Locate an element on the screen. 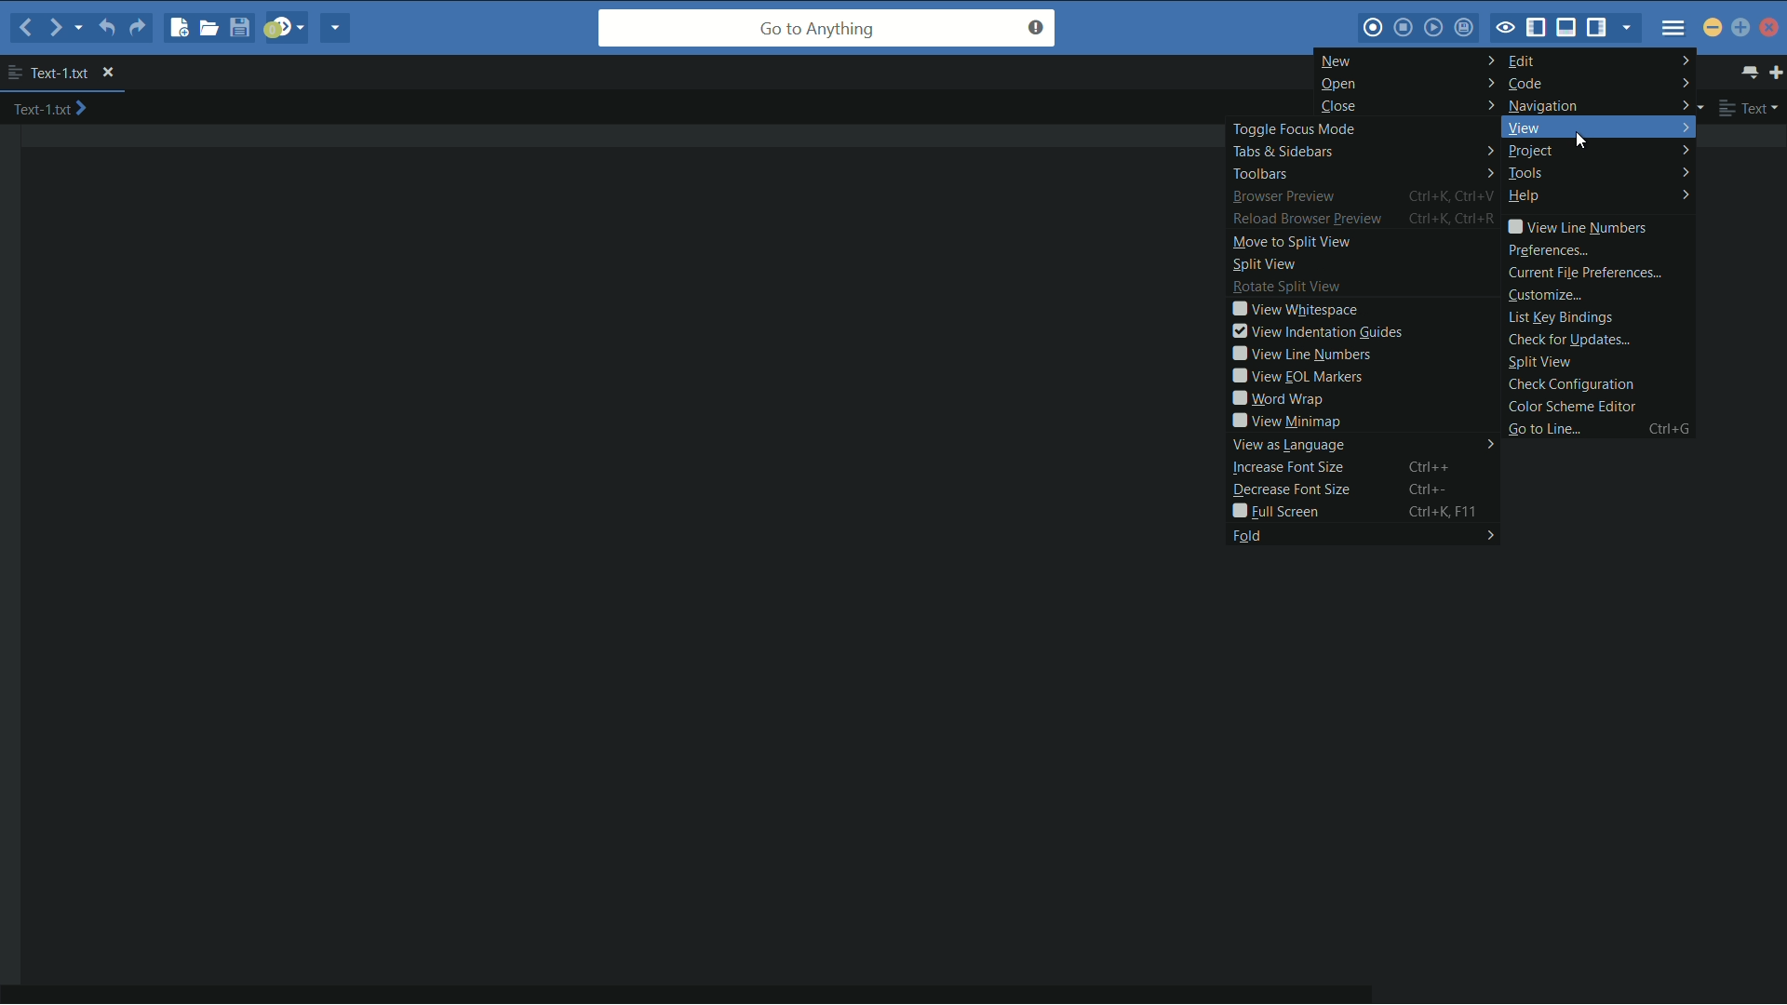  menu is located at coordinates (1674, 29).